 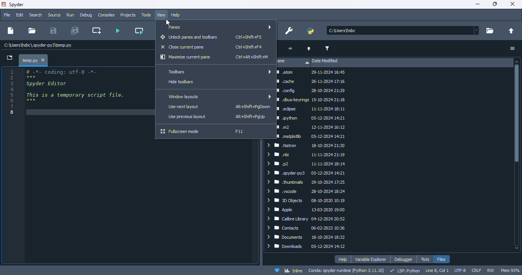 I want to click on logo, so click(x=3, y=4).